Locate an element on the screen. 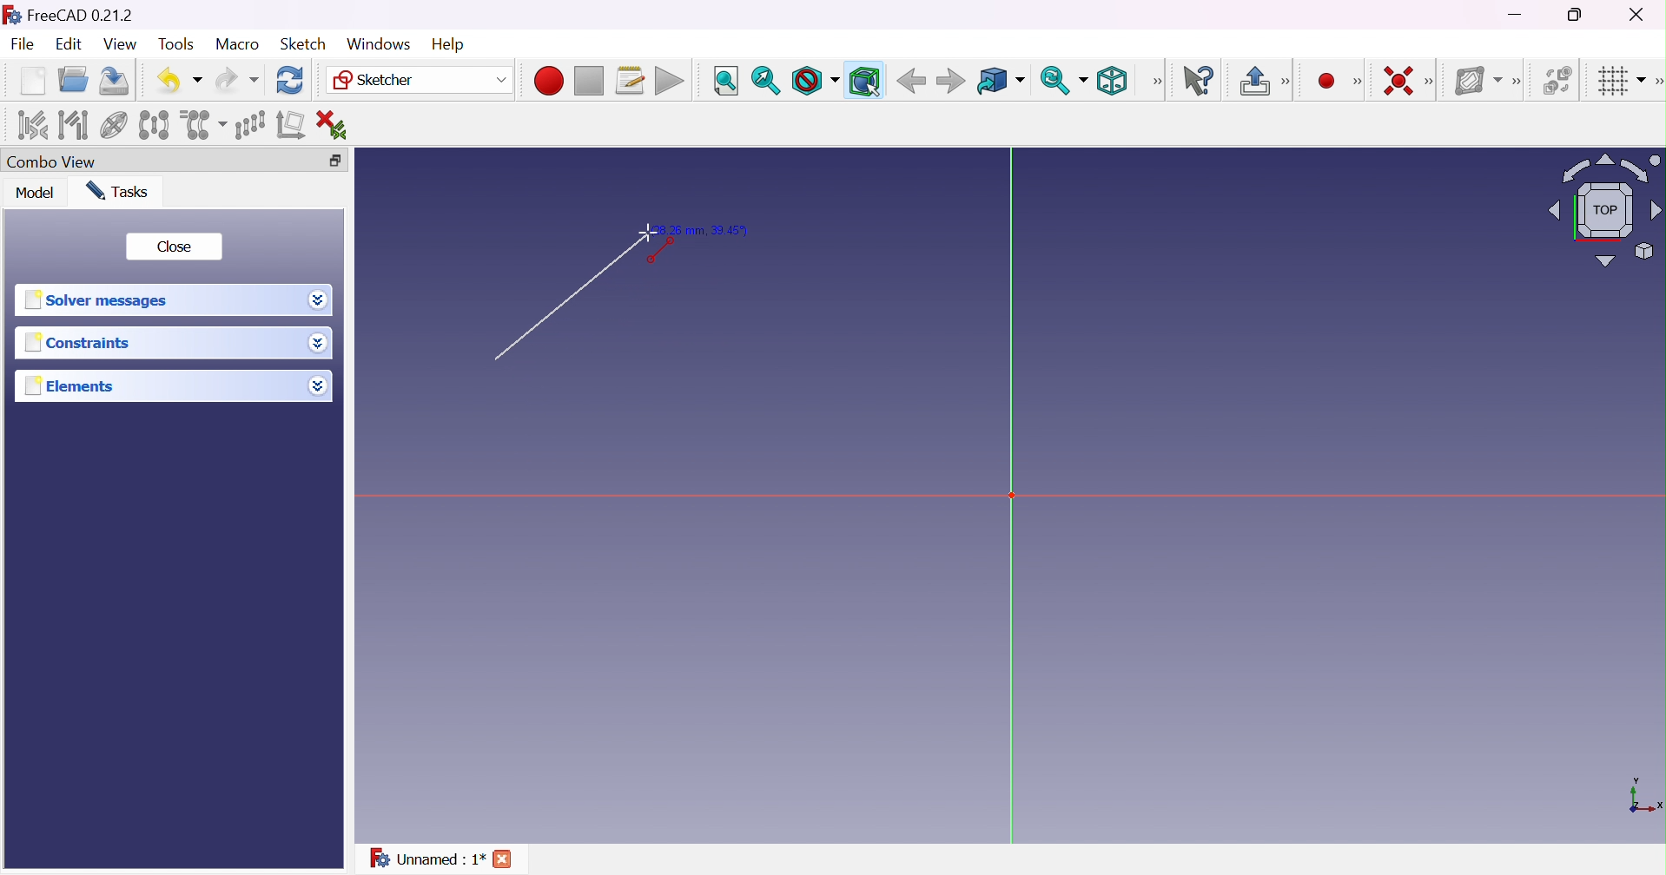 The image size is (1666, 875). Combo view is located at coordinates (56, 161).